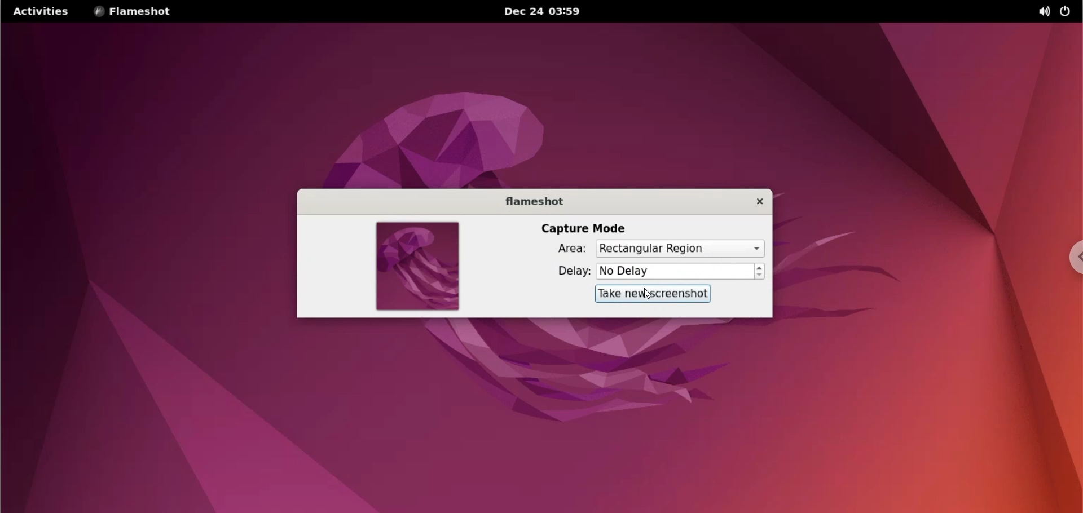 The width and height of the screenshot is (1083, 513). Describe the element at coordinates (585, 229) in the screenshot. I see `capture mode label` at that location.